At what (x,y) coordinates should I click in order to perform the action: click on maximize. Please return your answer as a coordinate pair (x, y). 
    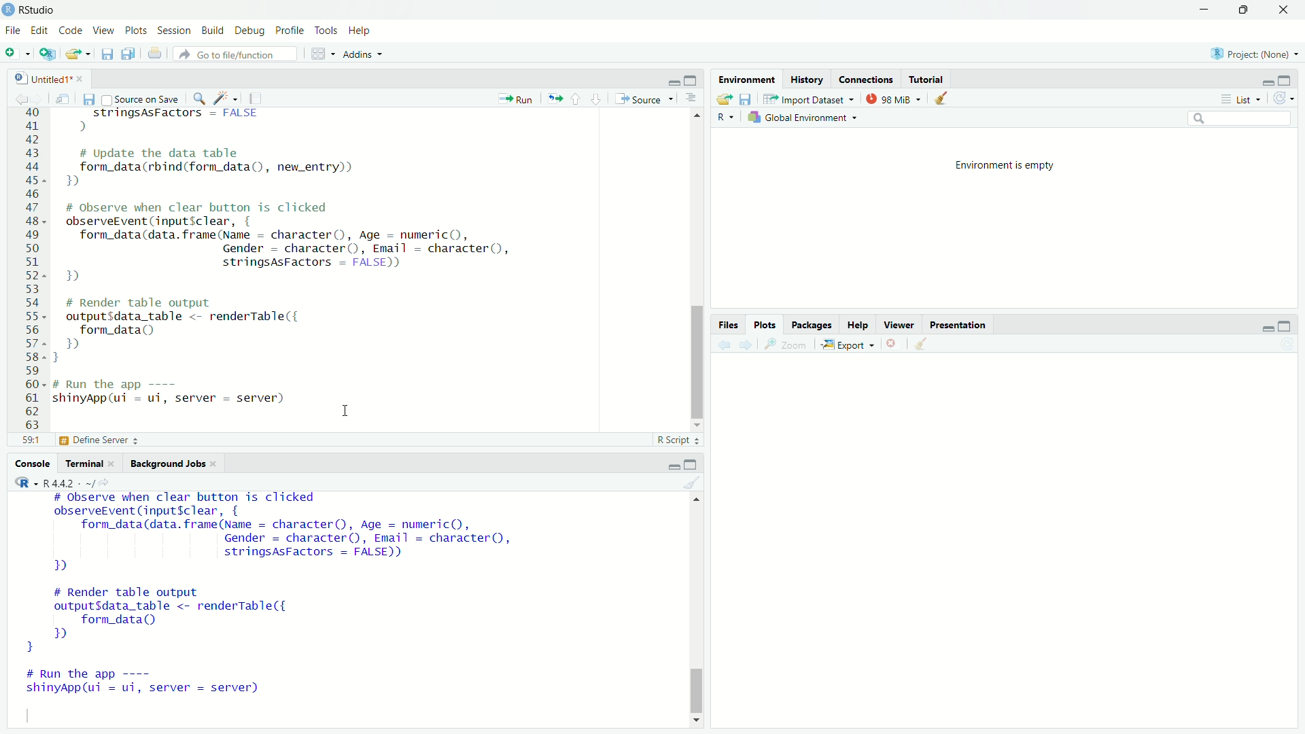
    Looking at the image, I should click on (1291, 325).